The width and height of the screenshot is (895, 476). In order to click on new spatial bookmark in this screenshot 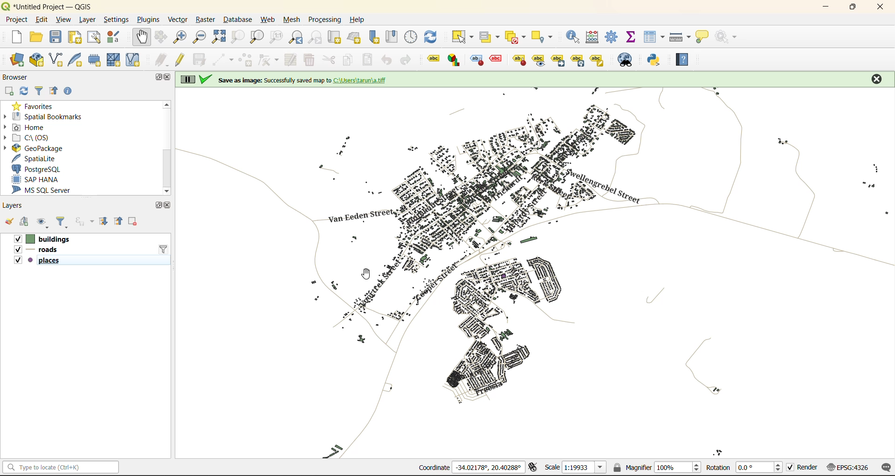, I will do `click(374, 37)`.